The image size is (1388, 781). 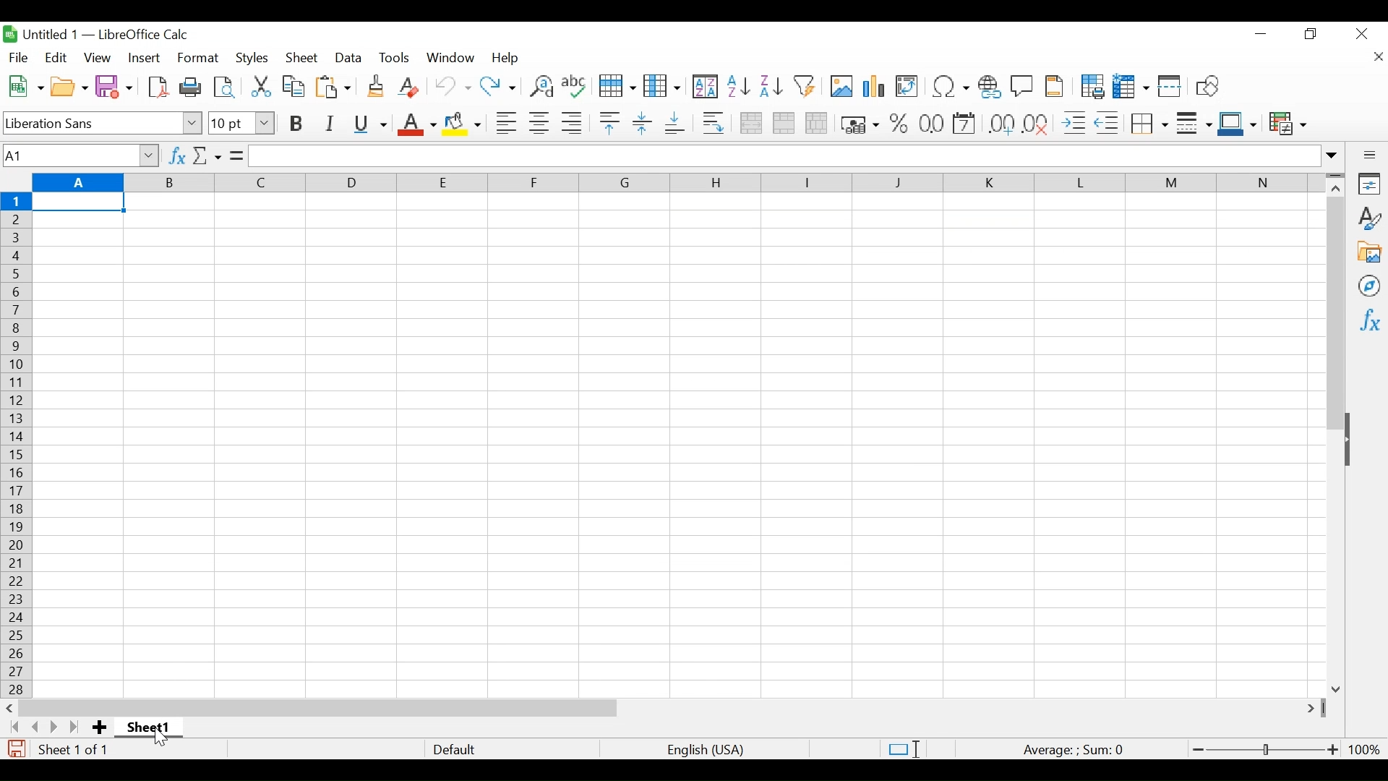 I want to click on Background Color, so click(x=463, y=126).